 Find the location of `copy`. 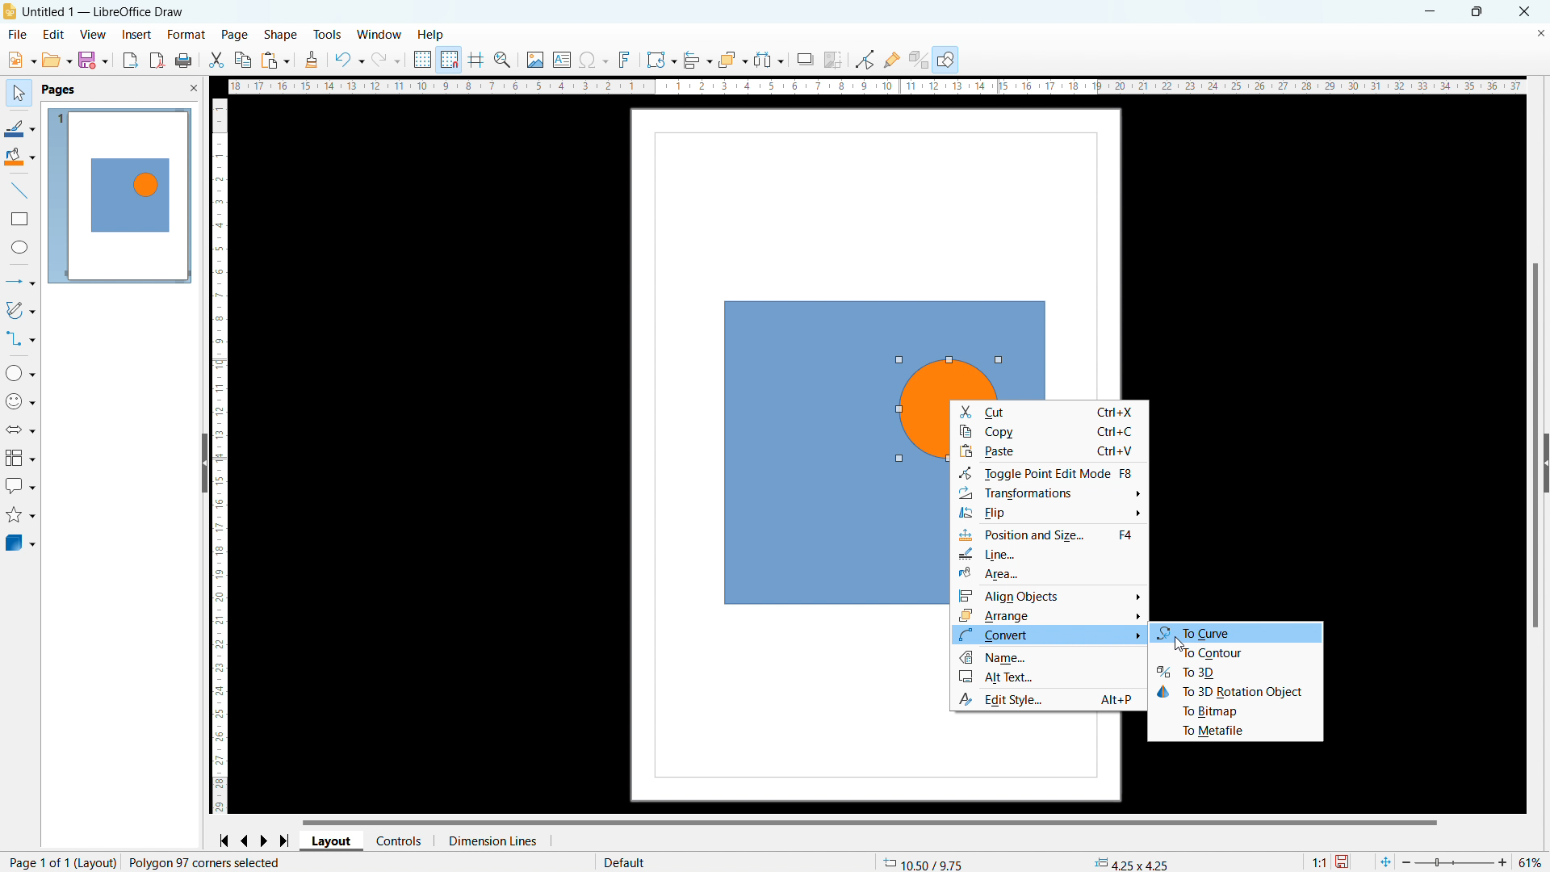

copy is located at coordinates (1049, 431).